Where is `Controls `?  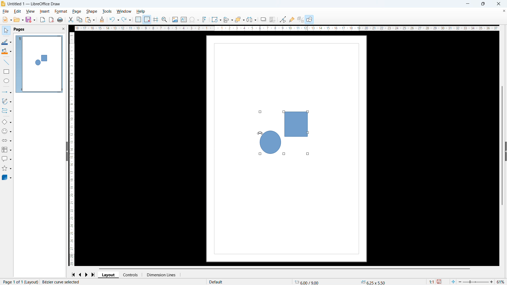
Controls  is located at coordinates (131, 275).